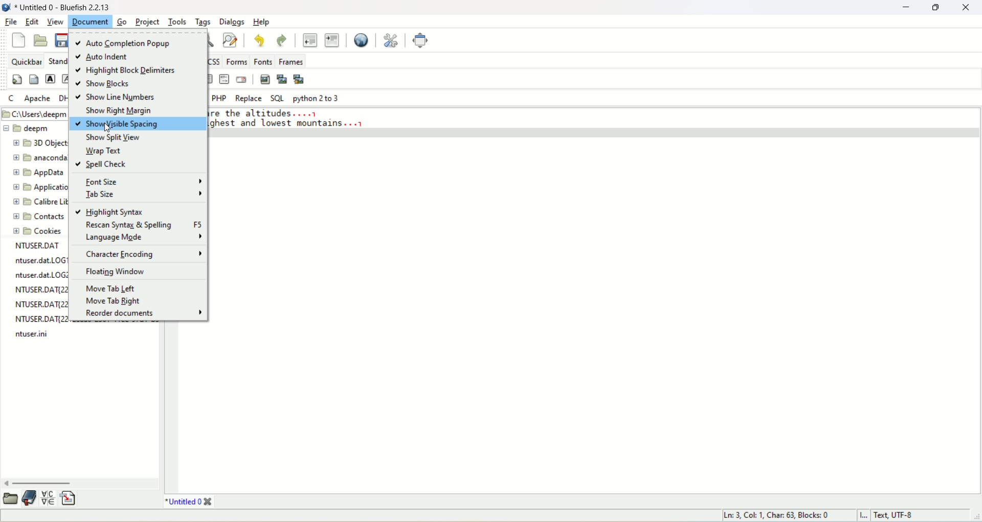  What do you see at coordinates (258, 39) in the screenshot?
I see `undo` at bounding box center [258, 39].